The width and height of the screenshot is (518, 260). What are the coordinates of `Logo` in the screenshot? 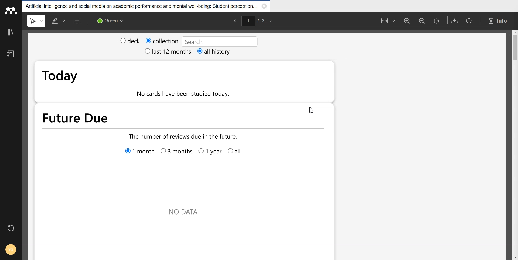 It's located at (11, 11).